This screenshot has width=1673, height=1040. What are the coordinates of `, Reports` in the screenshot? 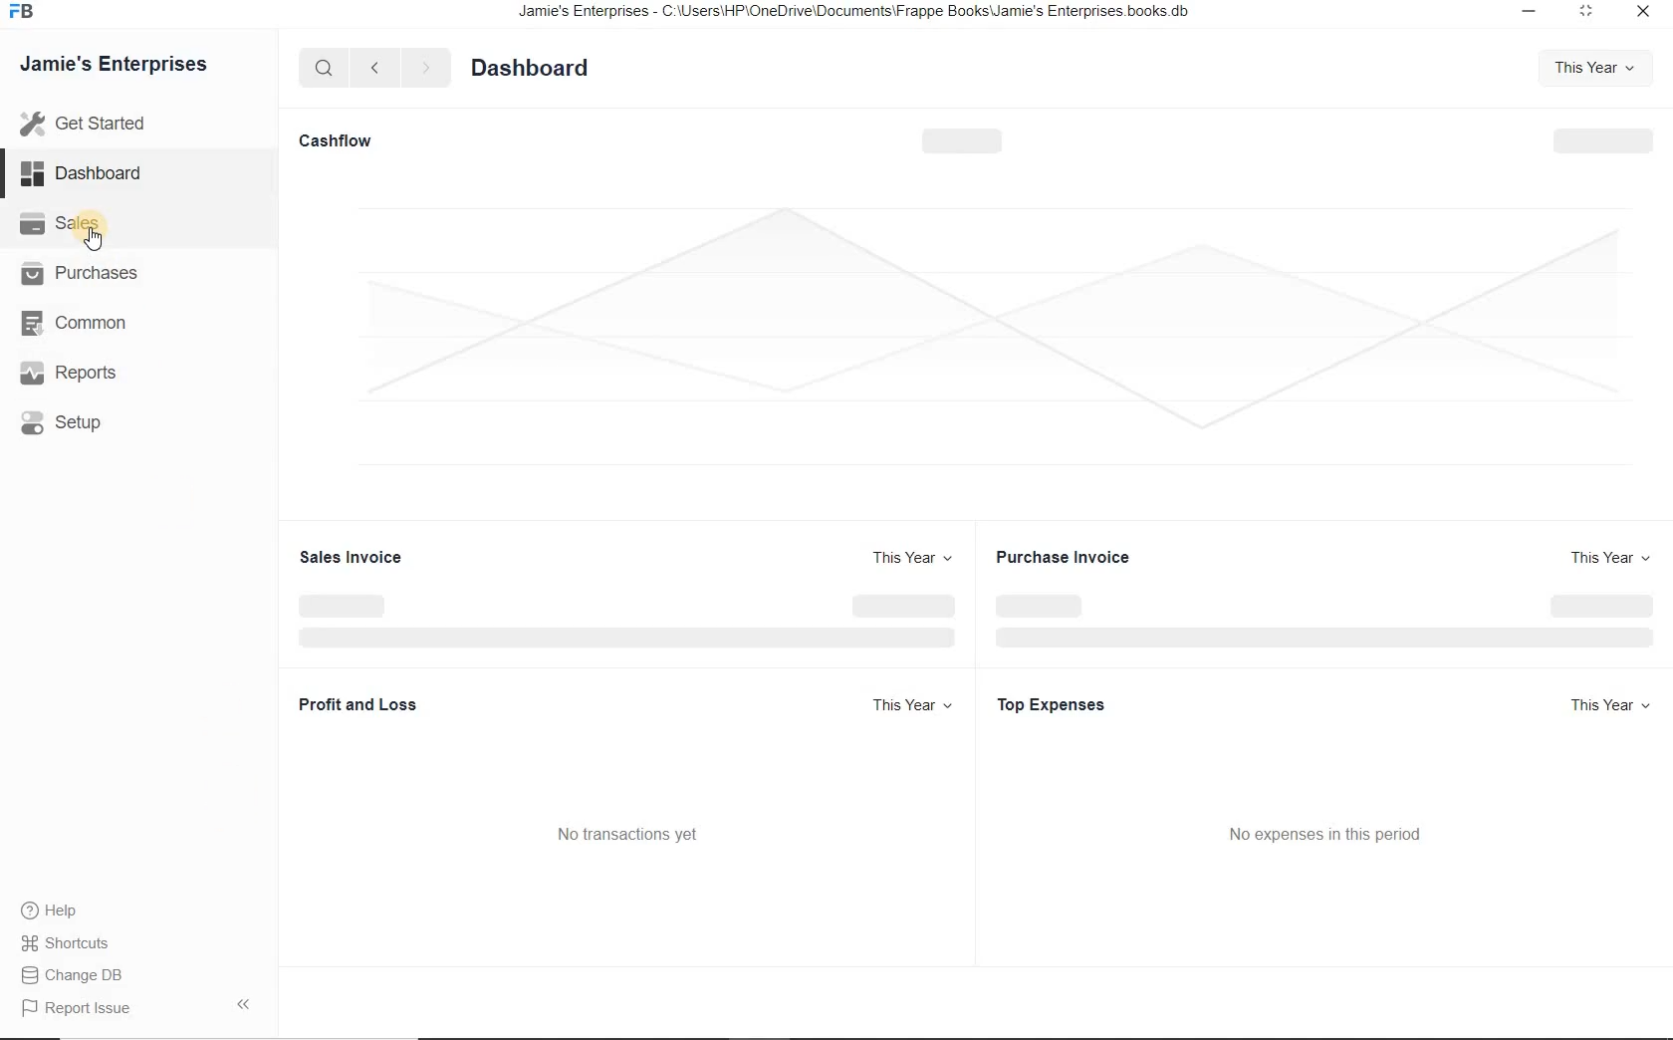 It's located at (84, 374).